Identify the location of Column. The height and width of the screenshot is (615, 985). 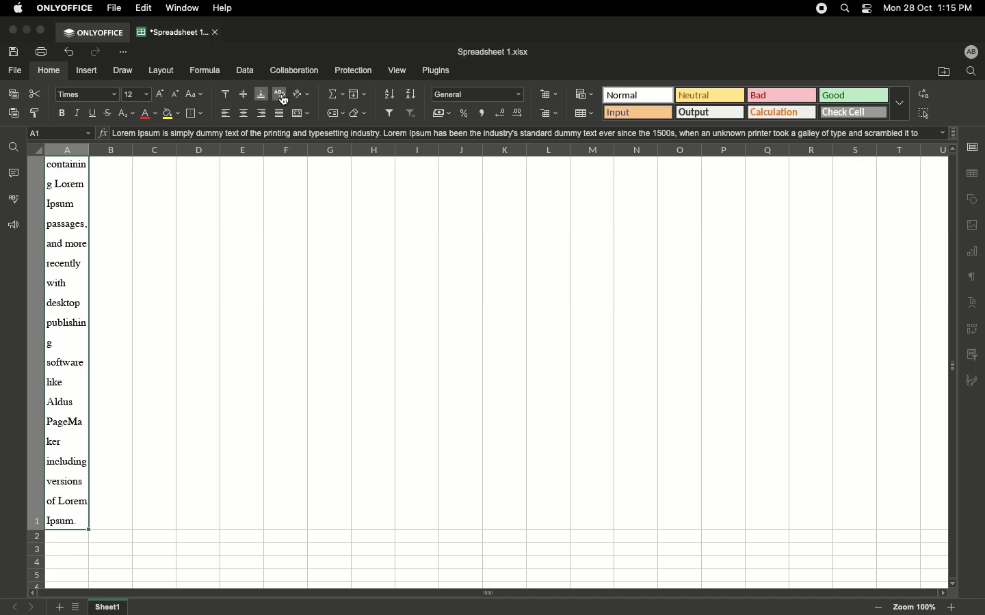
(486, 150).